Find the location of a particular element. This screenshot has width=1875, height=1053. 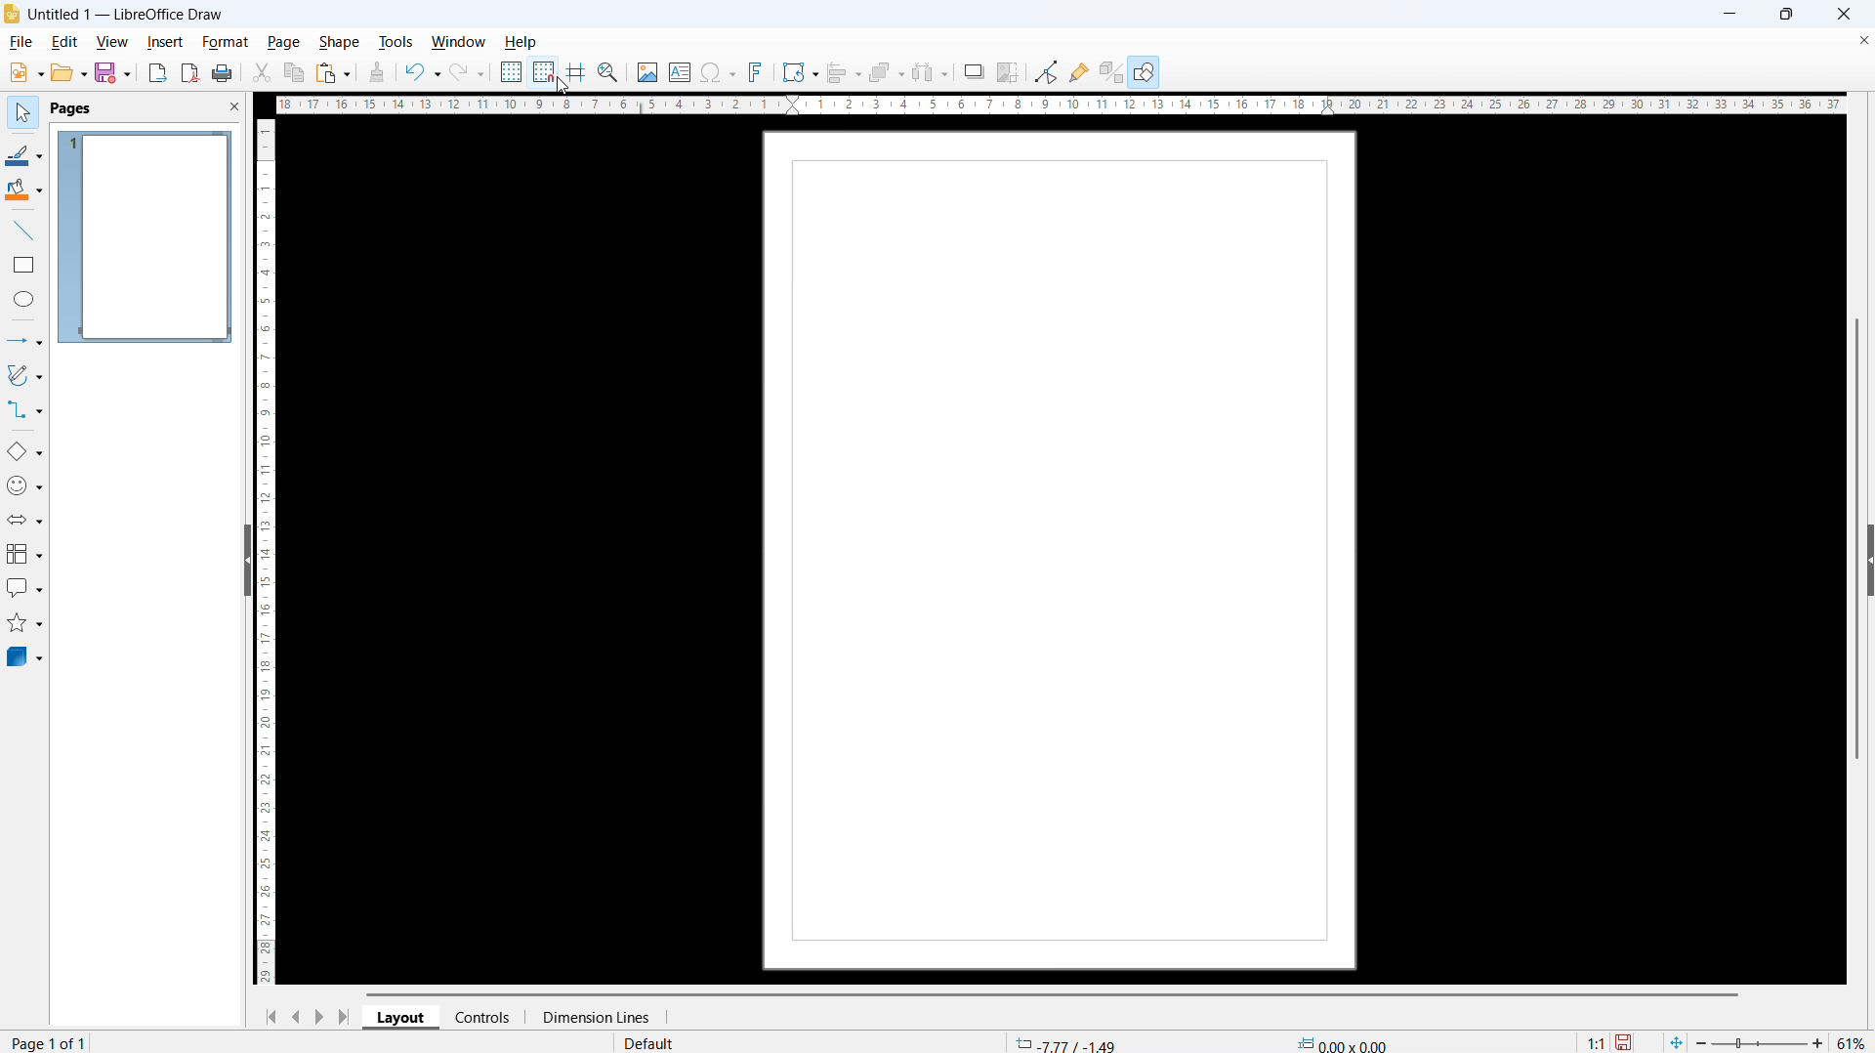

Toggle extrusion  is located at coordinates (1111, 71).